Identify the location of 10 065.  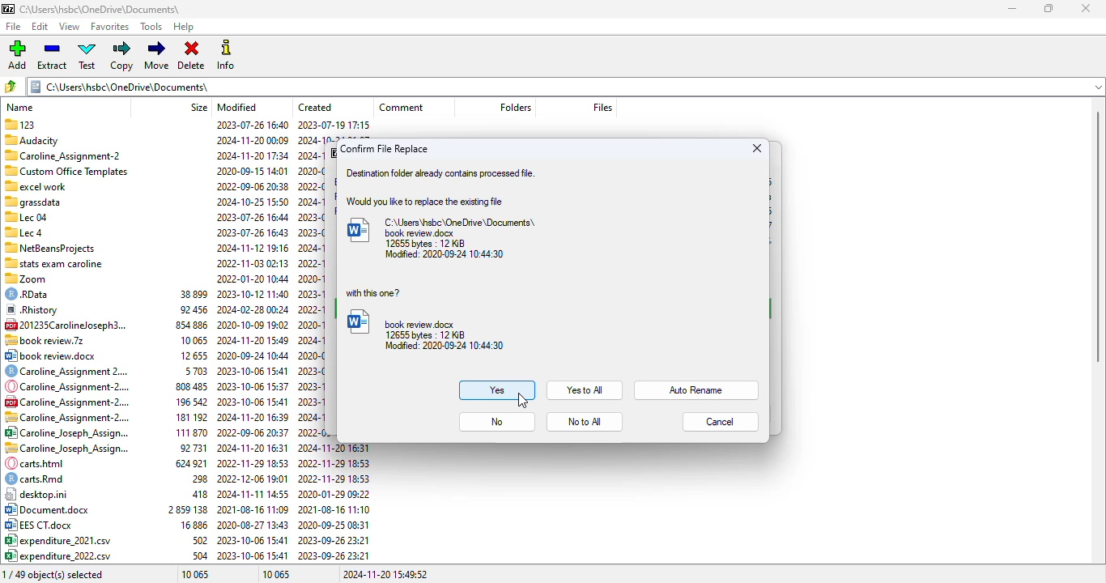
(277, 574).